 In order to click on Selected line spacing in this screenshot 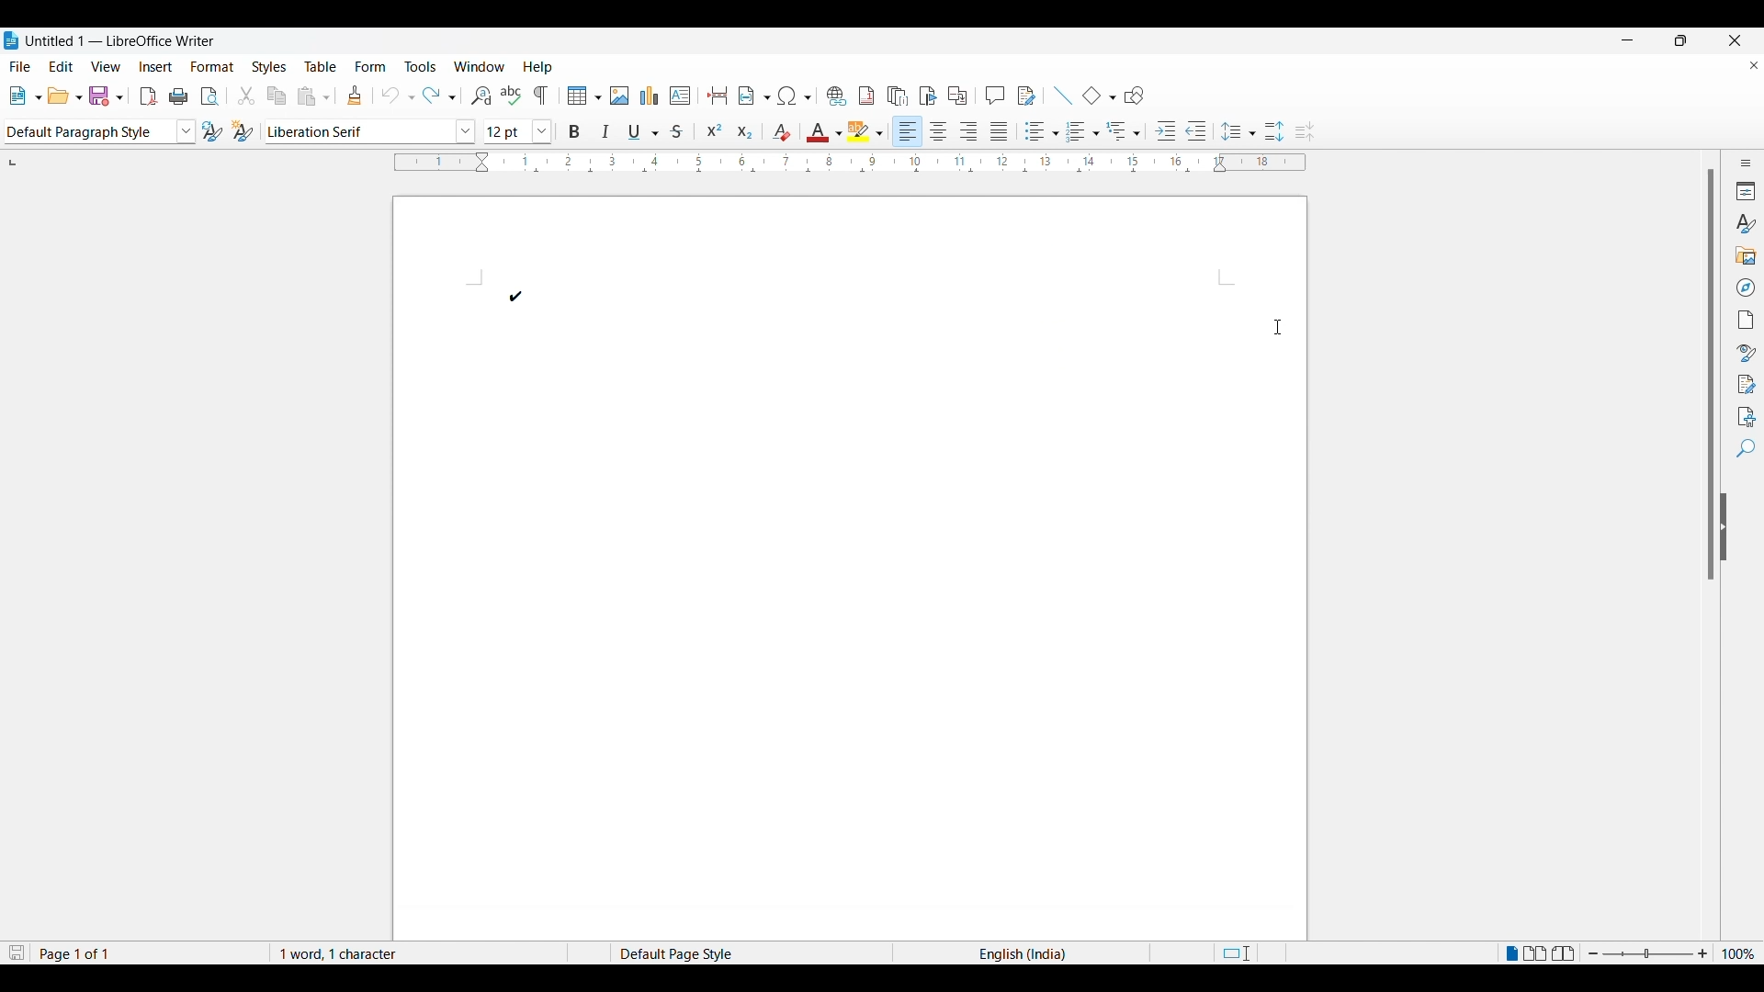, I will do `click(1238, 127)`.